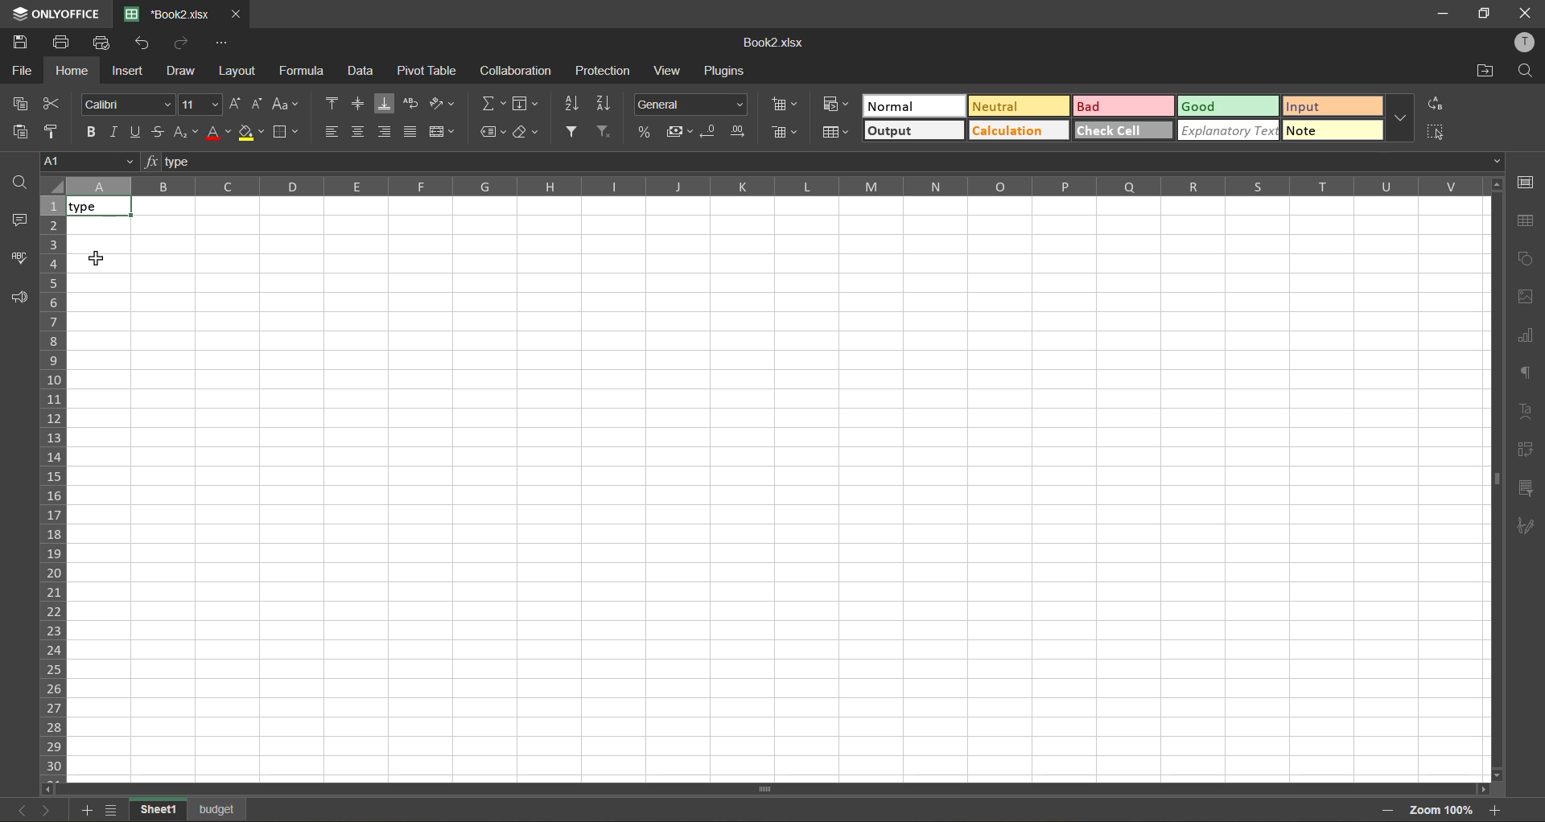  I want to click on table, so click(1530, 222).